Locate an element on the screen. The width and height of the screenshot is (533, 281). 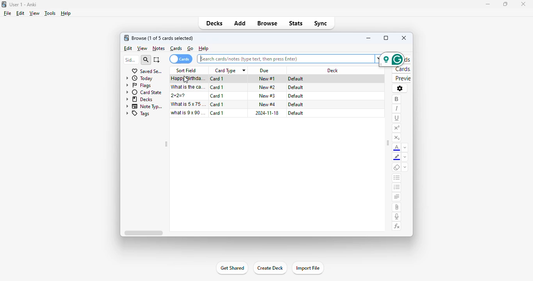
new #1 is located at coordinates (267, 78).